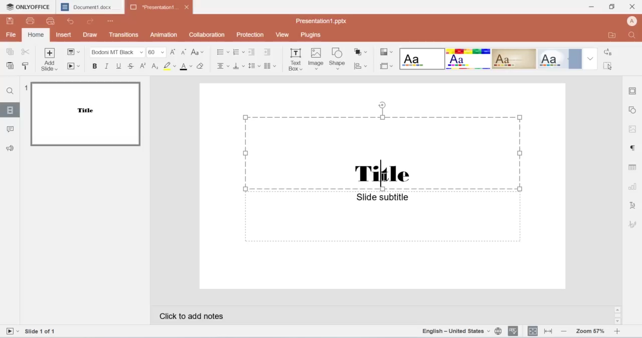 The width and height of the screenshot is (642, 338). I want to click on image, so click(315, 60).